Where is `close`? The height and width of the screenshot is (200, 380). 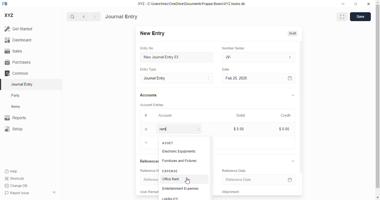
close is located at coordinates (368, 4).